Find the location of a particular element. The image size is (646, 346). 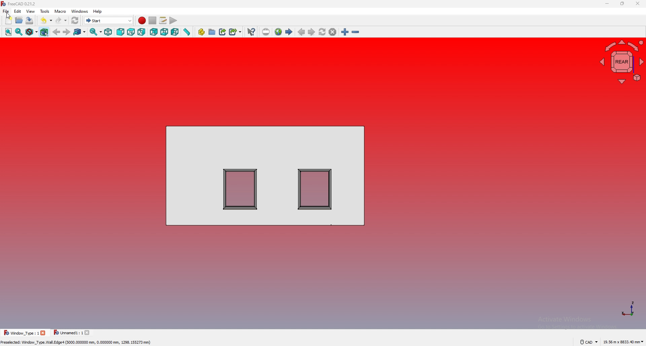

create part is located at coordinates (202, 32).